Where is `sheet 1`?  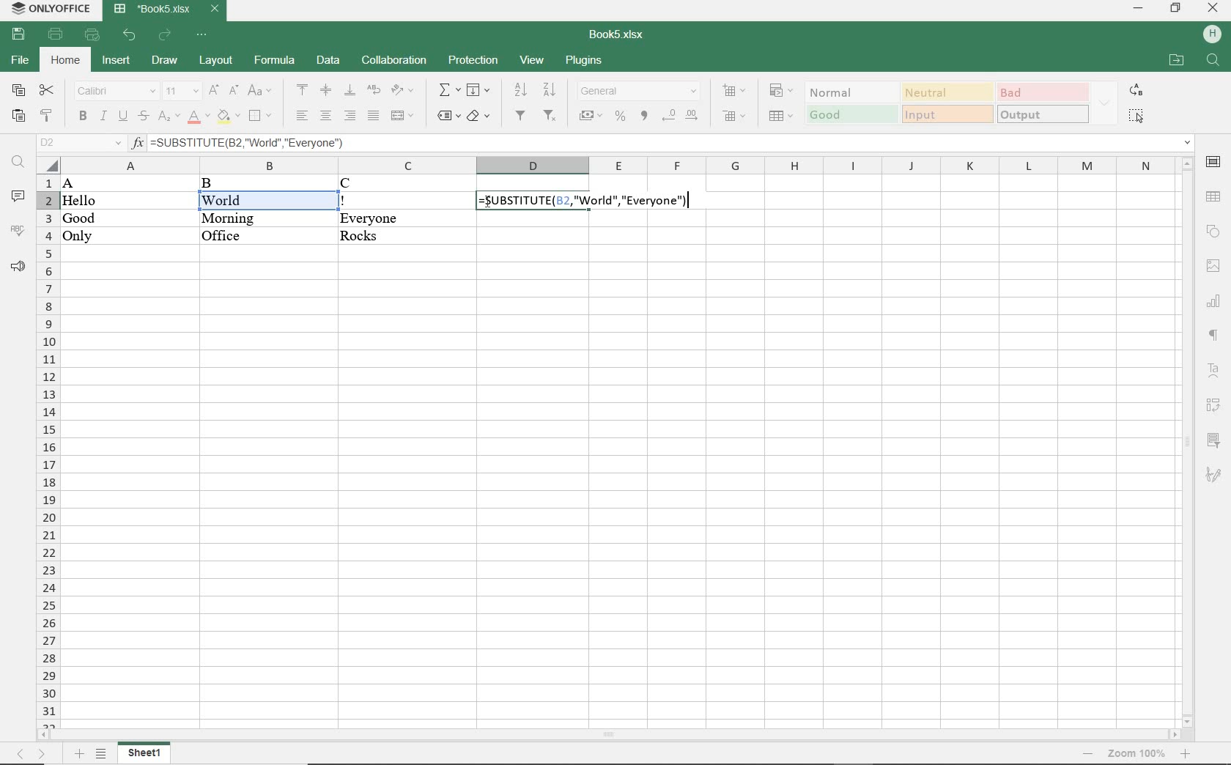 sheet 1 is located at coordinates (142, 753).